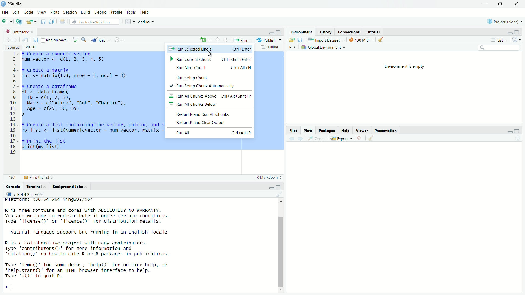 The image size is (525, 295). What do you see at coordinates (316, 139) in the screenshot?
I see `zoom` at bounding box center [316, 139].